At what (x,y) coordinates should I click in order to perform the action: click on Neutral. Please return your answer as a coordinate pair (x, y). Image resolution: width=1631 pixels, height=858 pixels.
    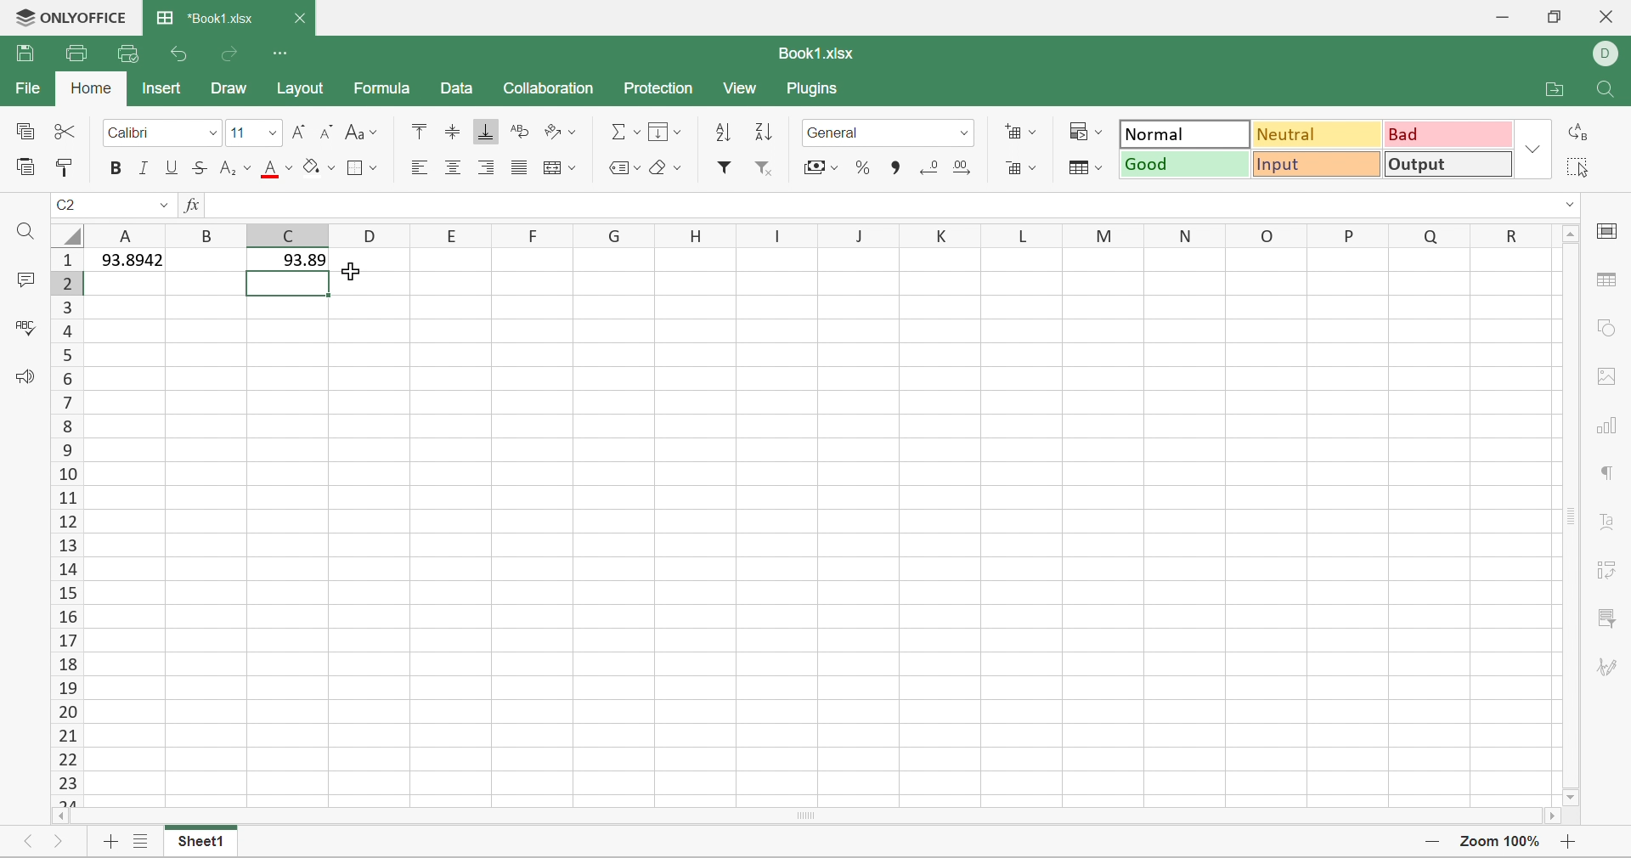
    Looking at the image, I should click on (1320, 133).